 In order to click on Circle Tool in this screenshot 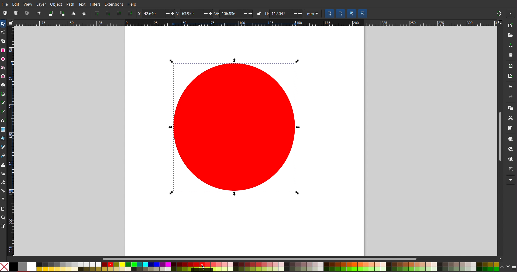, I will do `click(4, 59)`.